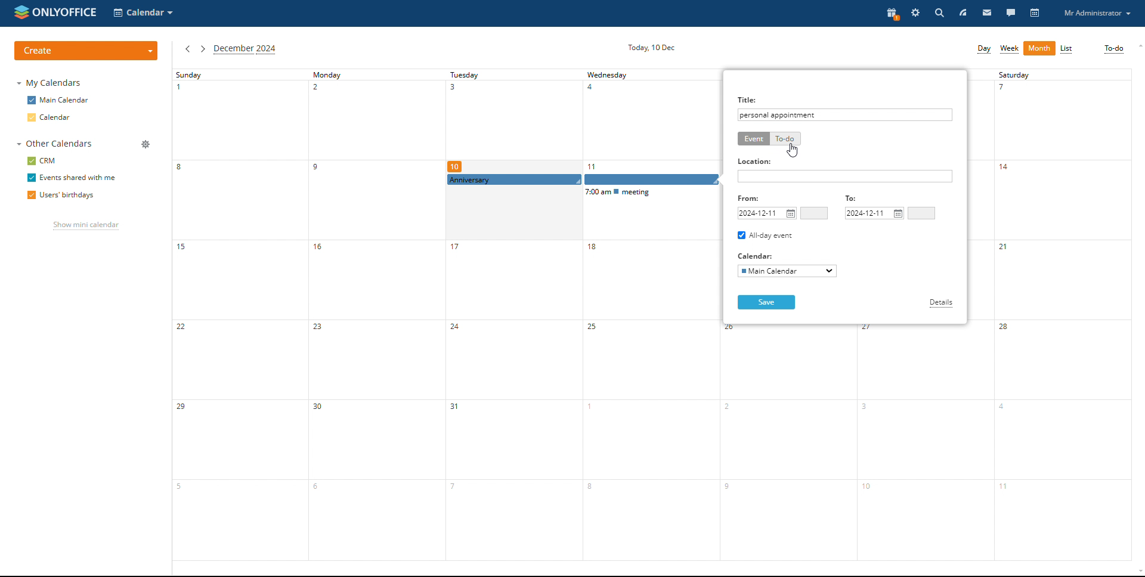 This screenshot has width=1145, height=577. Describe the element at coordinates (651, 48) in the screenshot. I see `current date` at that location.